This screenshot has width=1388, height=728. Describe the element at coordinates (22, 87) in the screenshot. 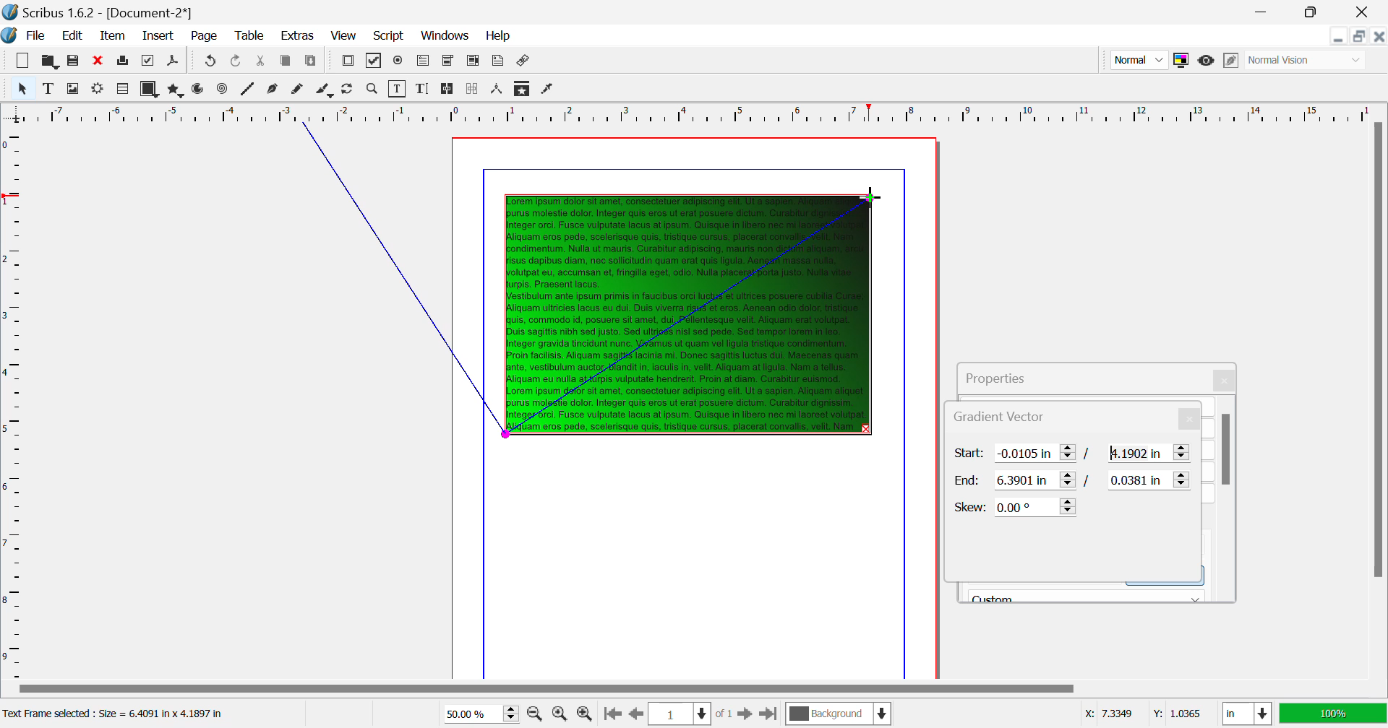

I see `Select` at that location.